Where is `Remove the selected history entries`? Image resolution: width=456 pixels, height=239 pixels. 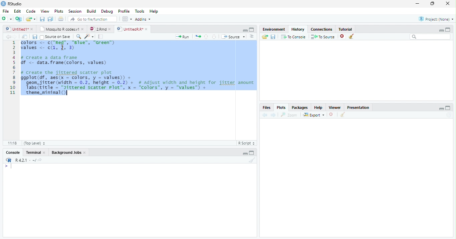
Remove the selected history entries is located at coordinates (343, 37).